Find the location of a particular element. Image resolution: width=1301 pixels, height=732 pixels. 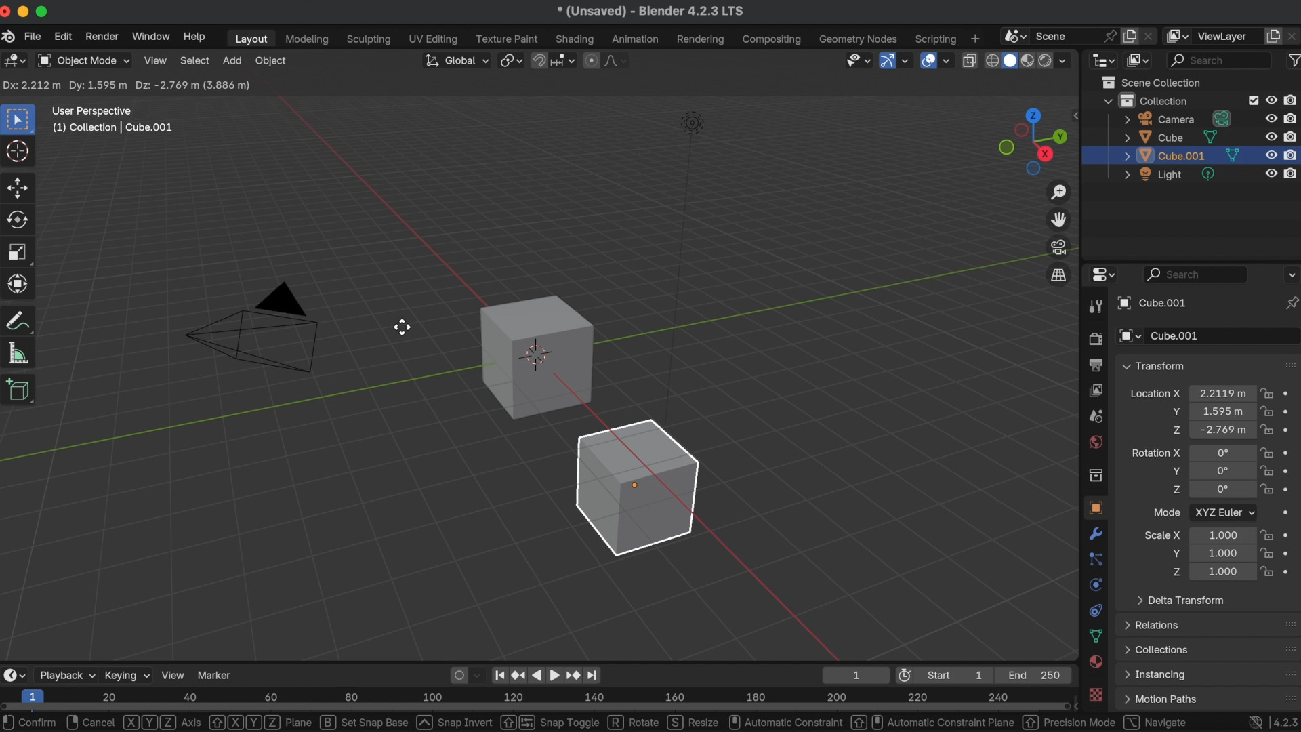

snap Toggle is located at coordinates (549, 722).